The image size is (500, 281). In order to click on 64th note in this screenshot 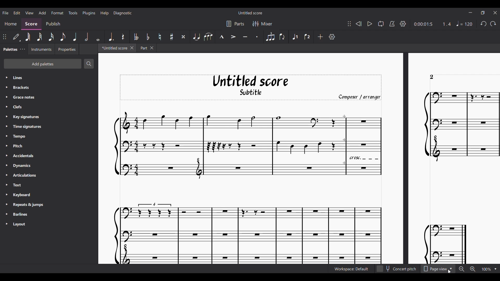, I will do `click(28, 36)`.